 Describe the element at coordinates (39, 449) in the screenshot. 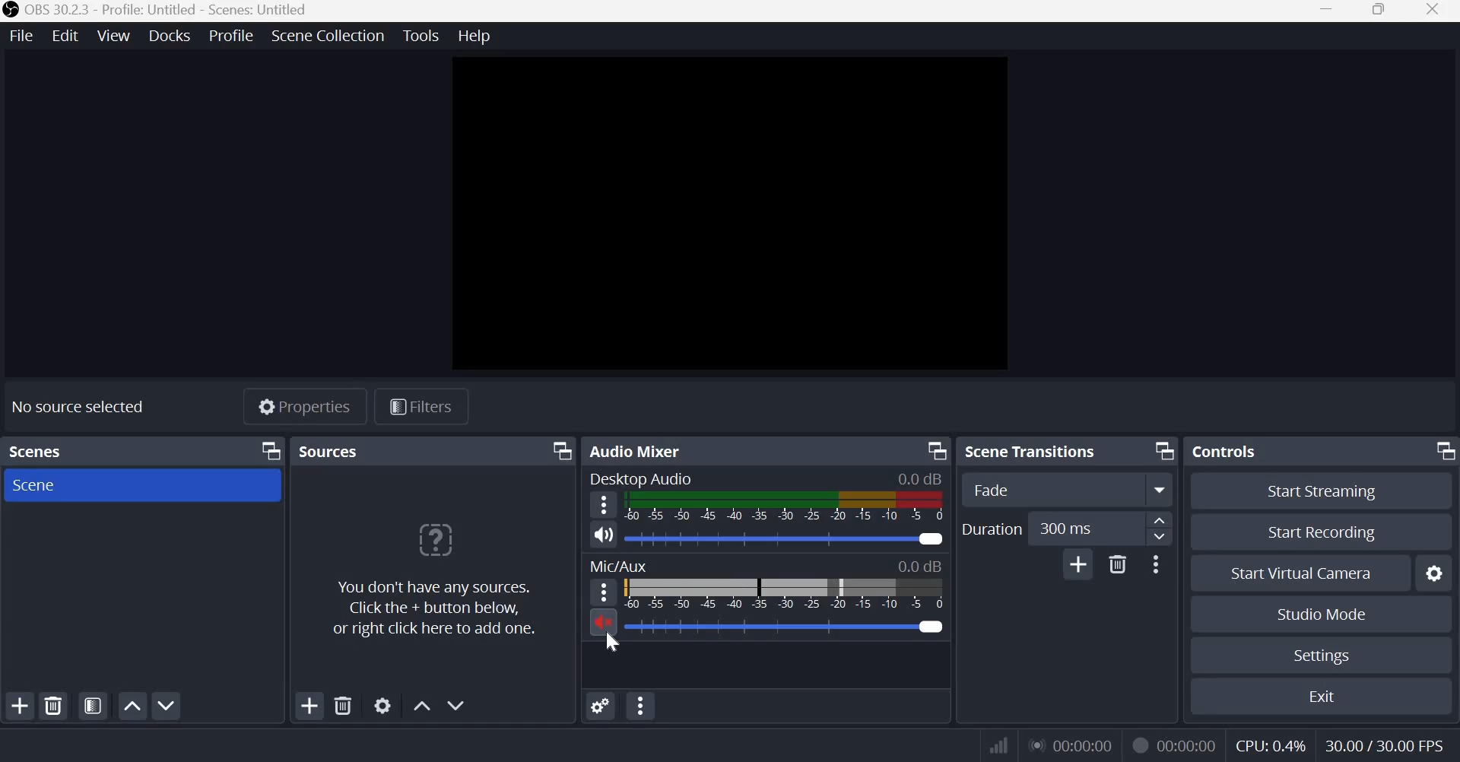

I see `Scenes` at that location.